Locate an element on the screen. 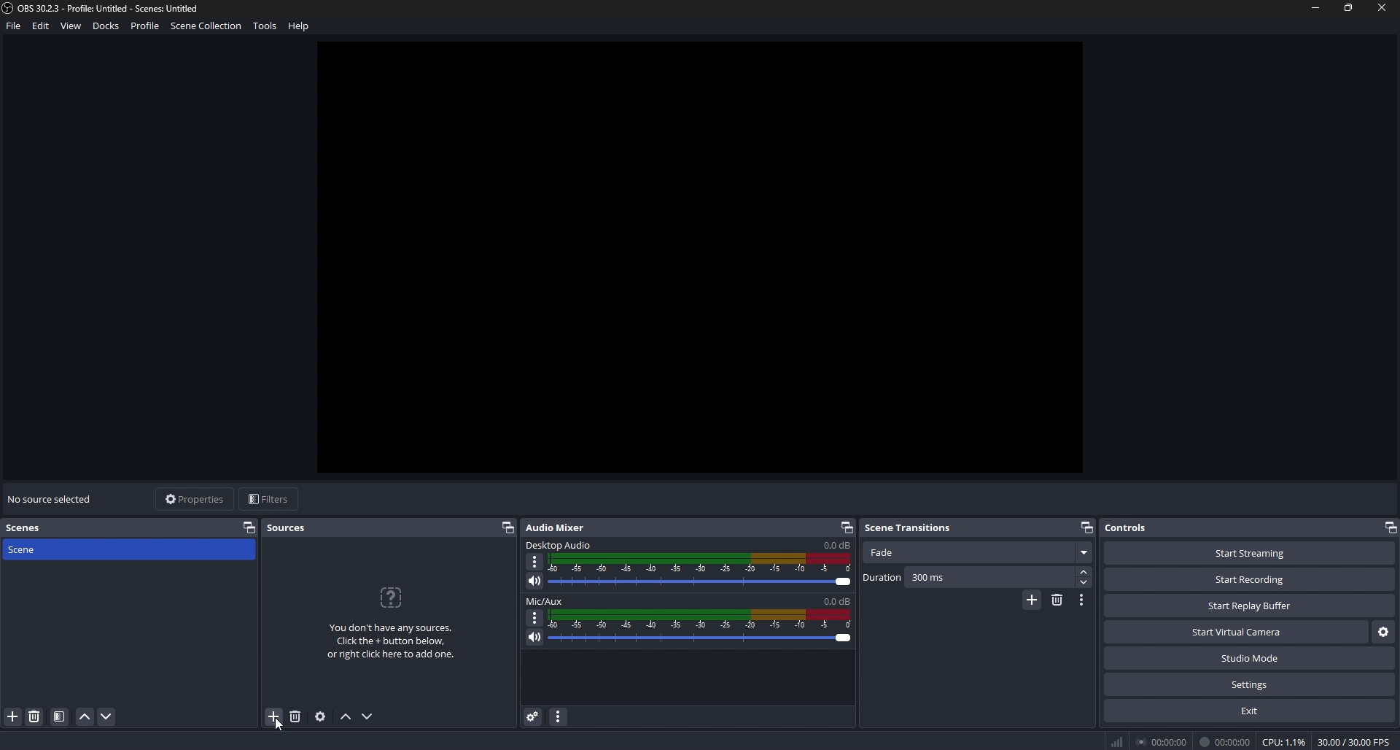  minimize is located at coordinates (1315, 8).